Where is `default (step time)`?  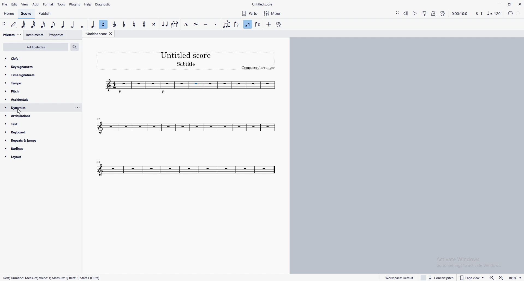 default (step time) is located at coordinates (14, 25).